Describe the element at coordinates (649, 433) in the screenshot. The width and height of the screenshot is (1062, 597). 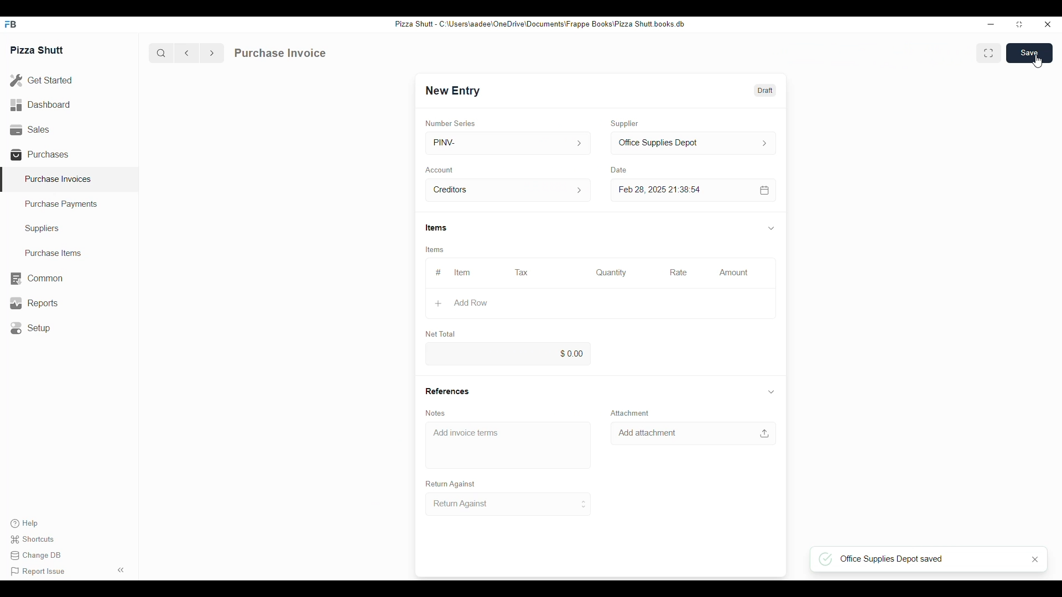
I see `Add attachment` at that location.